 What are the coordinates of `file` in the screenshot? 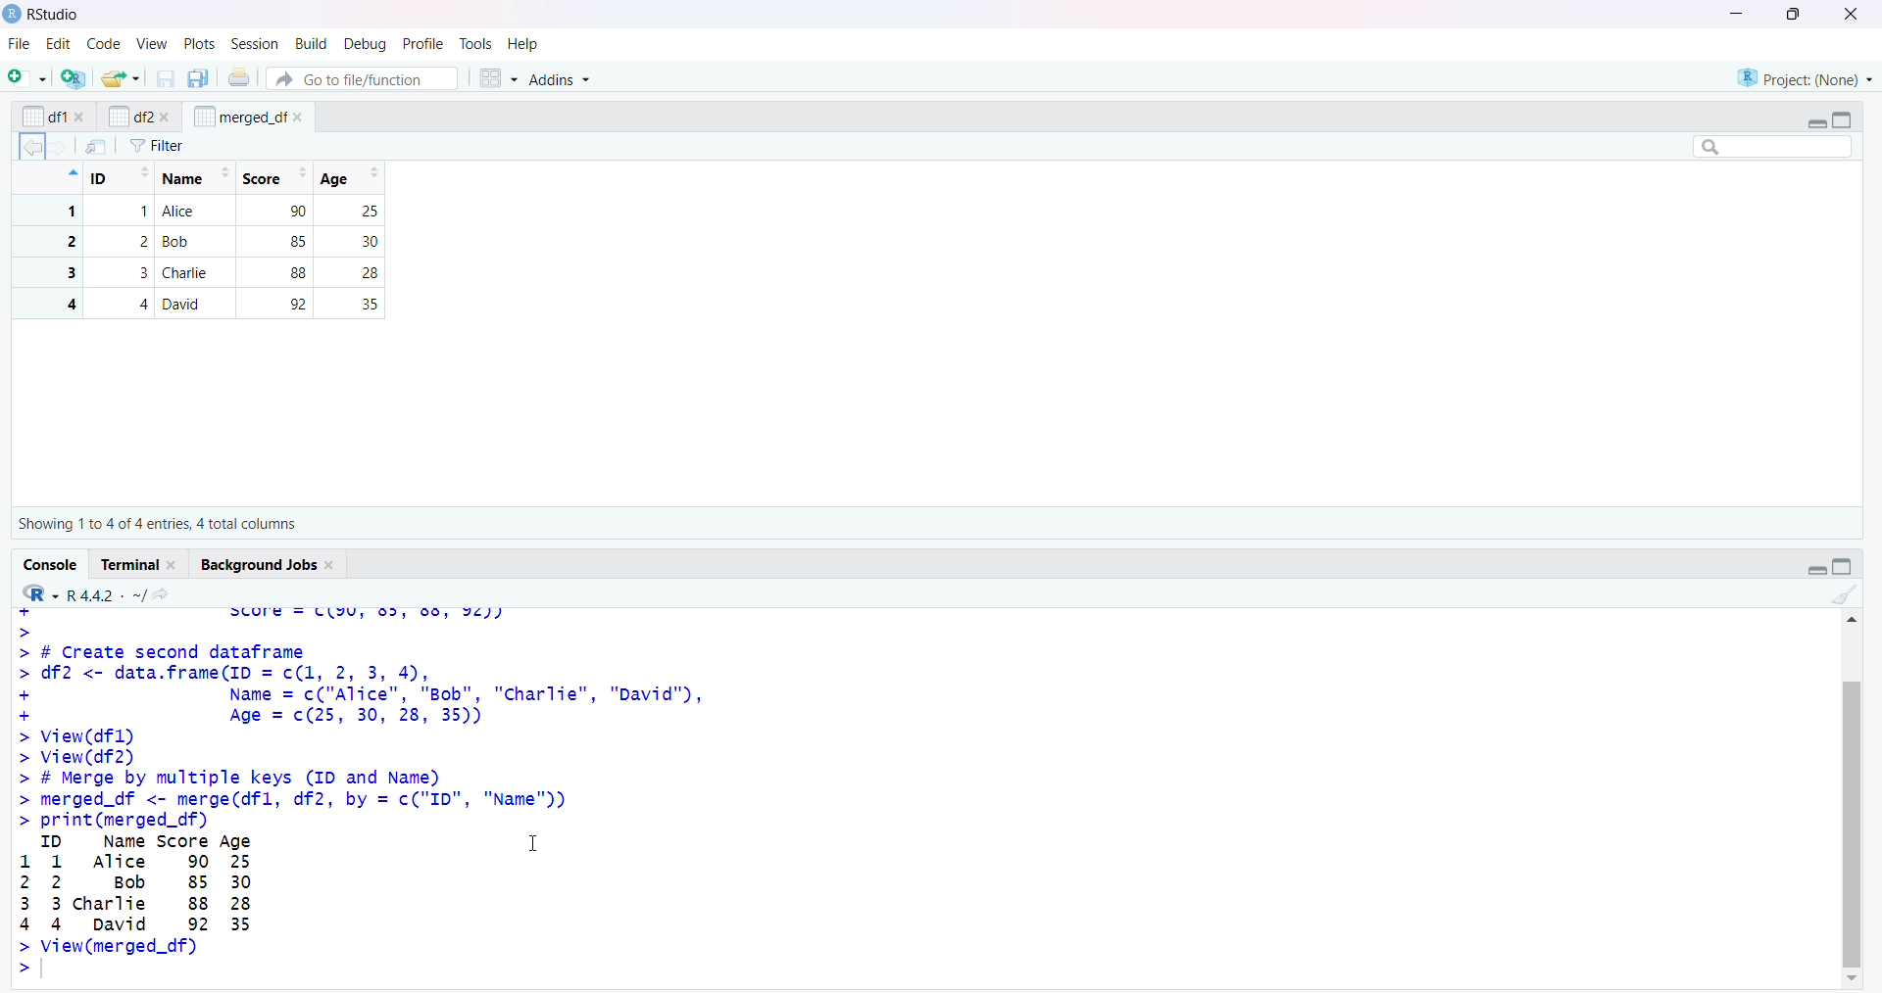 It's located at (22, 43).